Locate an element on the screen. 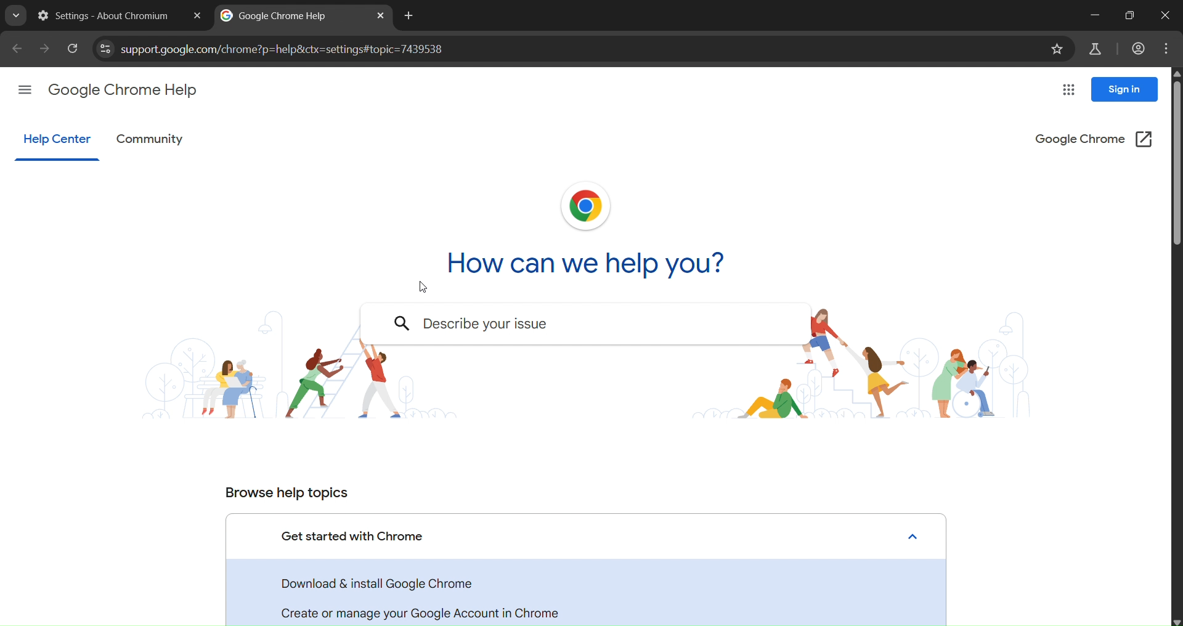 Image resolution: width=1183 pixels, height=626 pixels. go back one page is located at coordinates (16, 49).